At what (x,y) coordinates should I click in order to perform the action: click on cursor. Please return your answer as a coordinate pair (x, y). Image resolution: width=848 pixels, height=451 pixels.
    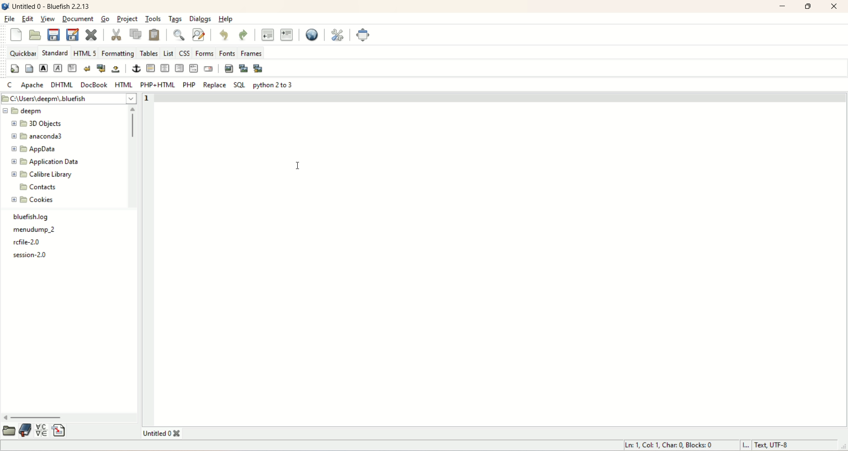
    Looking at the image, I should click on (301, 165).